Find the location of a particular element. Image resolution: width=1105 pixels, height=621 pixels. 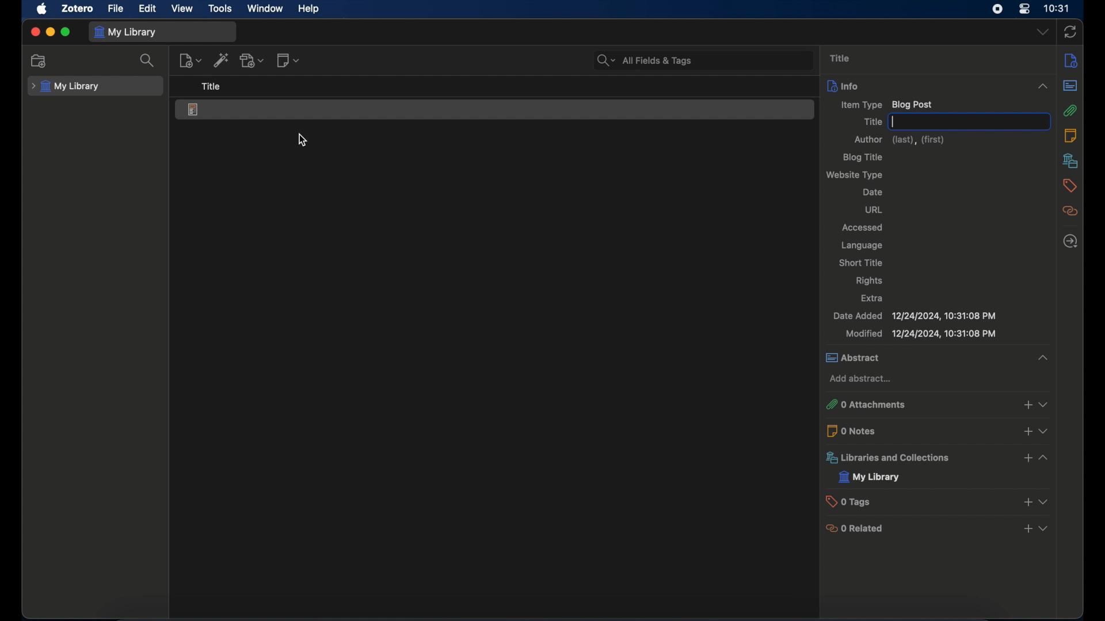

short title is located at coordinates (860, 262).